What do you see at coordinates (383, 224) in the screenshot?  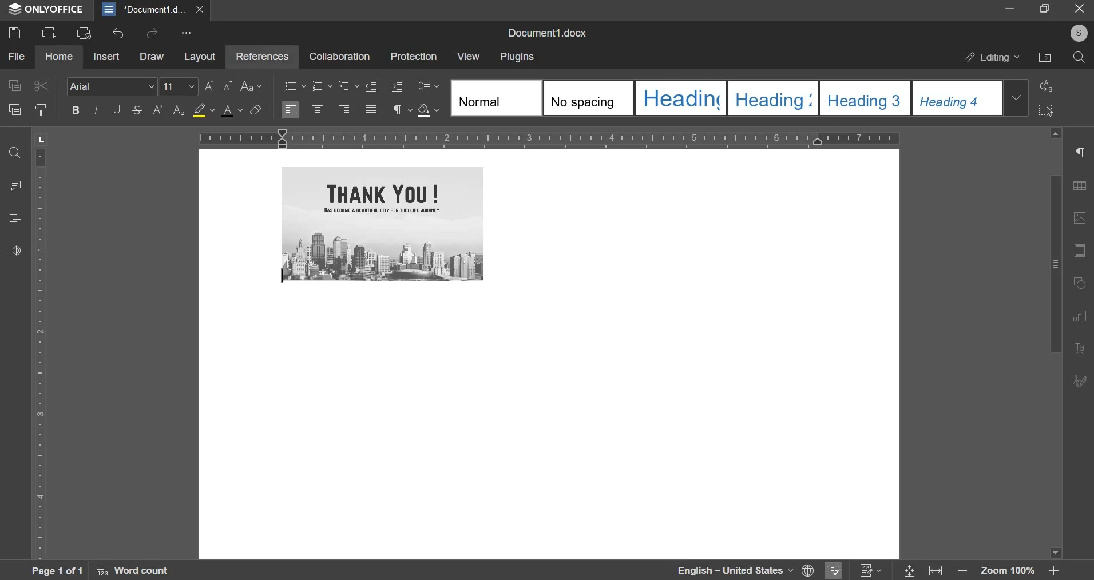 I see `image` at bounding box center [383, 224].